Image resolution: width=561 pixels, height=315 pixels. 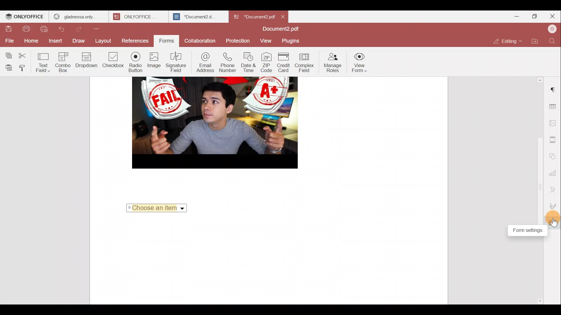 What do you see at coordinates (550, 31) in the screenshot?
I see `Account name` at bounding box center [550, 31].